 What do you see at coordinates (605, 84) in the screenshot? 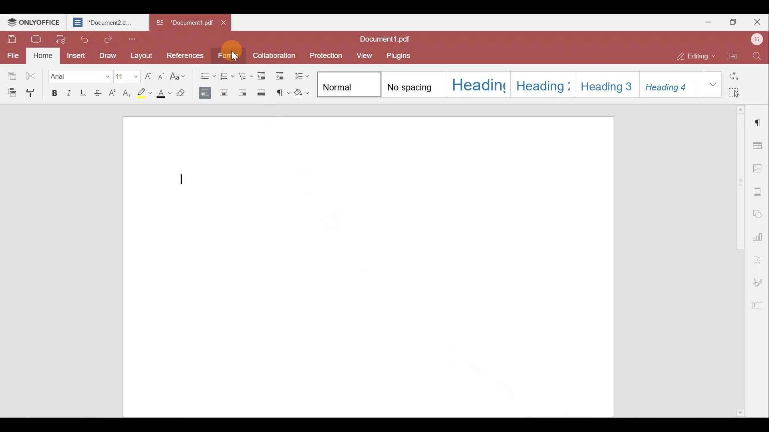
I see `Heading 3` at bounding box center [605, 84].